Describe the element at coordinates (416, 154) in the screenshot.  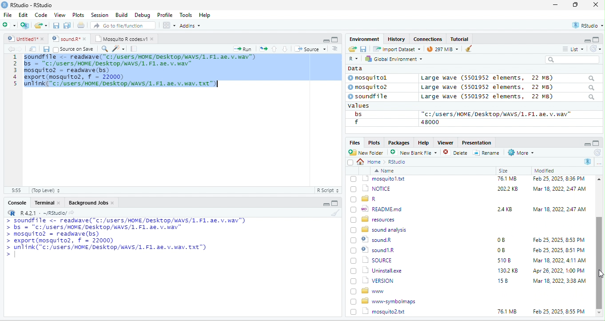
I see `’ New blank File` at that location.